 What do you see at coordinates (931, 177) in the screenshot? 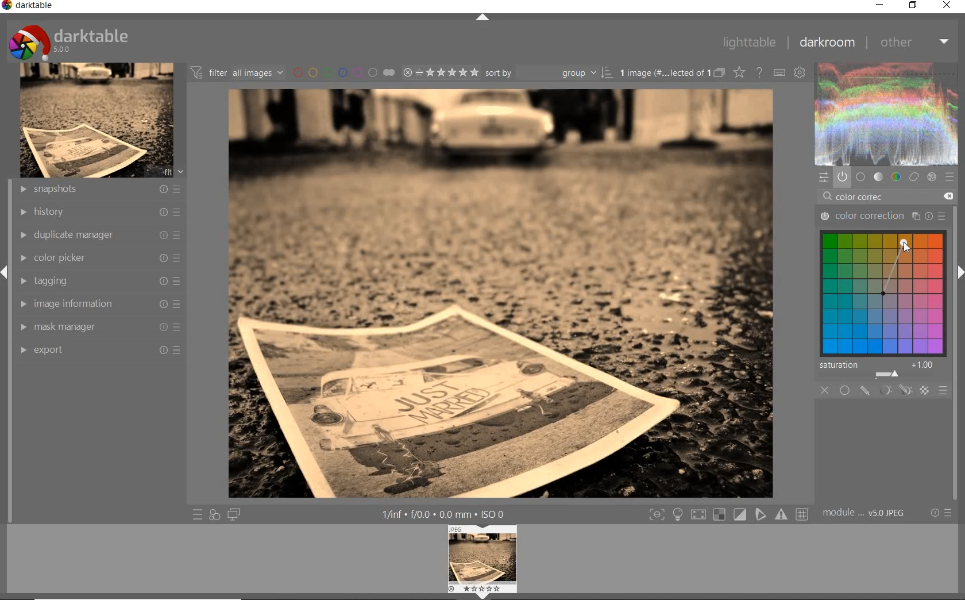
I see `effect` at bounding box center [931, 177].